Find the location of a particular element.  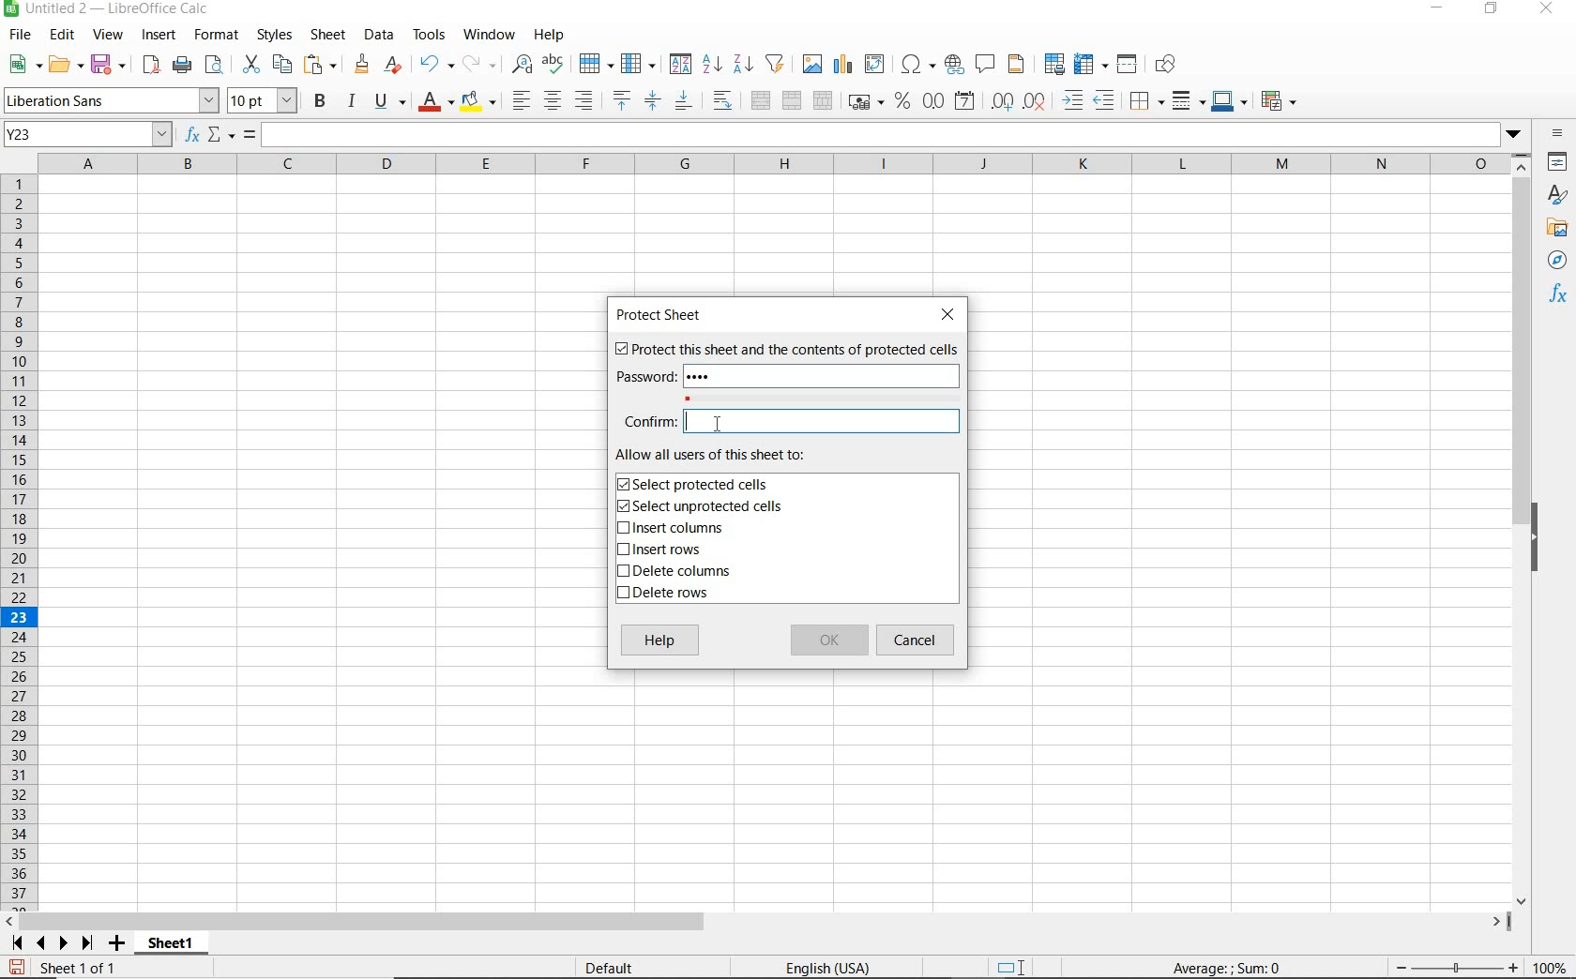

DELETE COLUMNS is located at coordinates (682, 573).